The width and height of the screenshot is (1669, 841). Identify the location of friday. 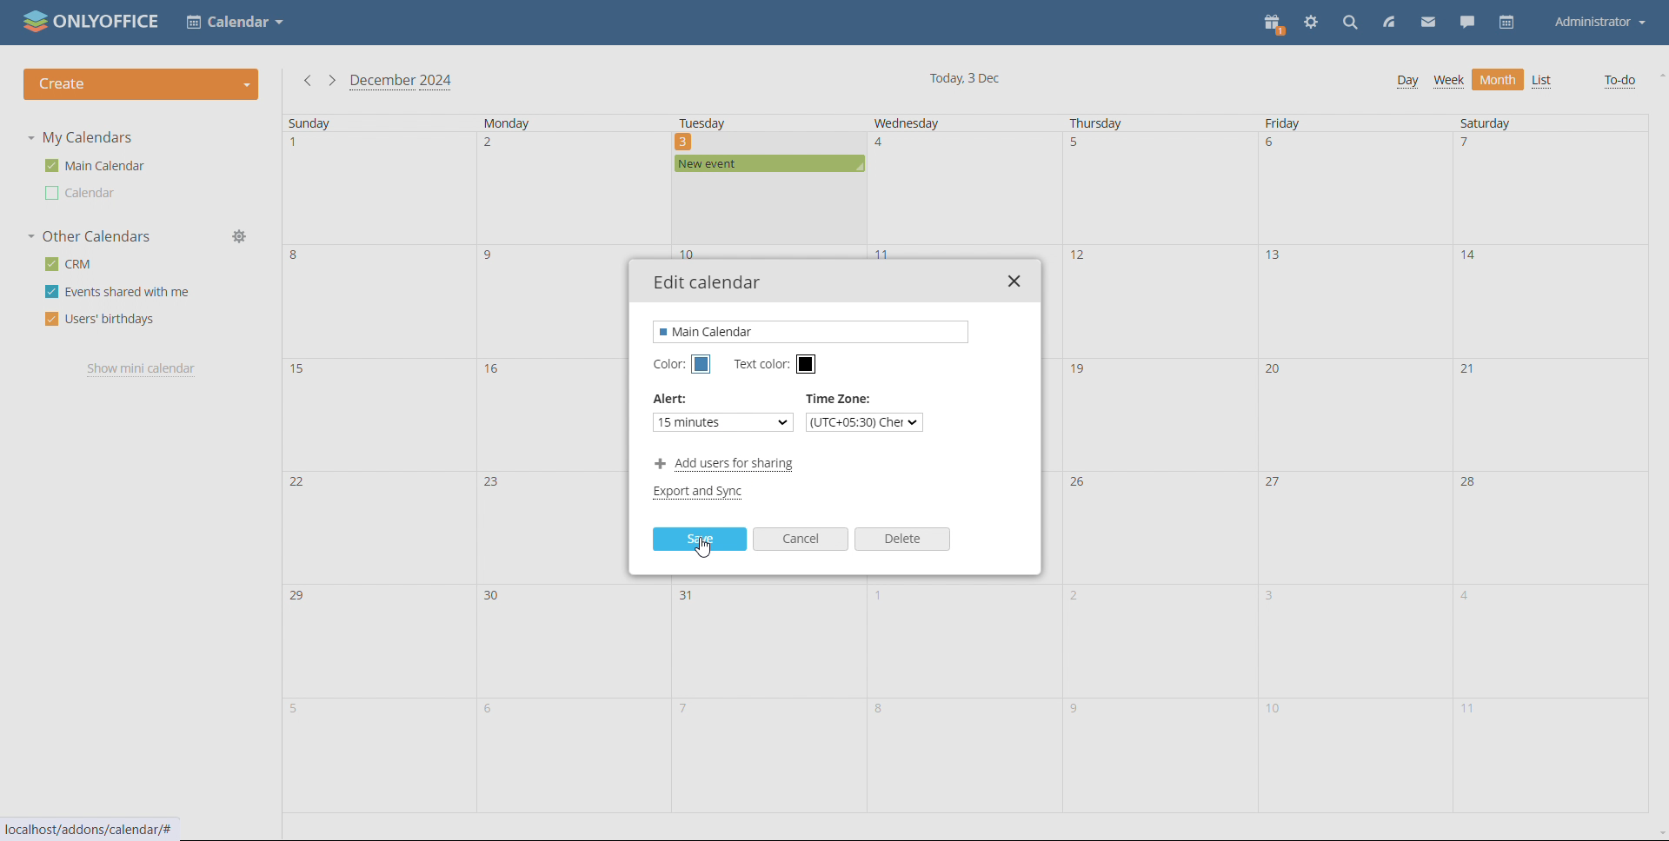
(1309, 123).